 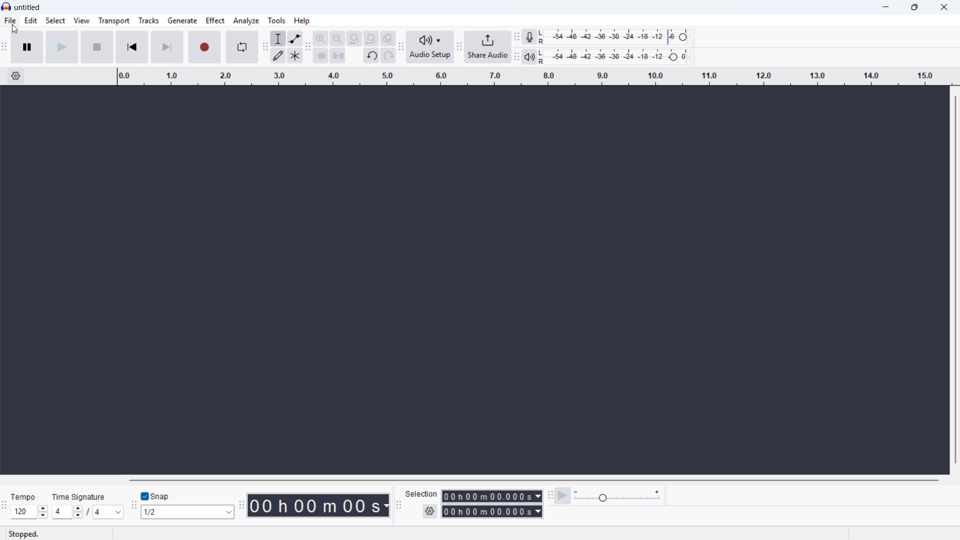 What do you see at coordinates (263, 46) in the screenshot?
I see `Tools toolbar ` at bounding box center [263, 46].